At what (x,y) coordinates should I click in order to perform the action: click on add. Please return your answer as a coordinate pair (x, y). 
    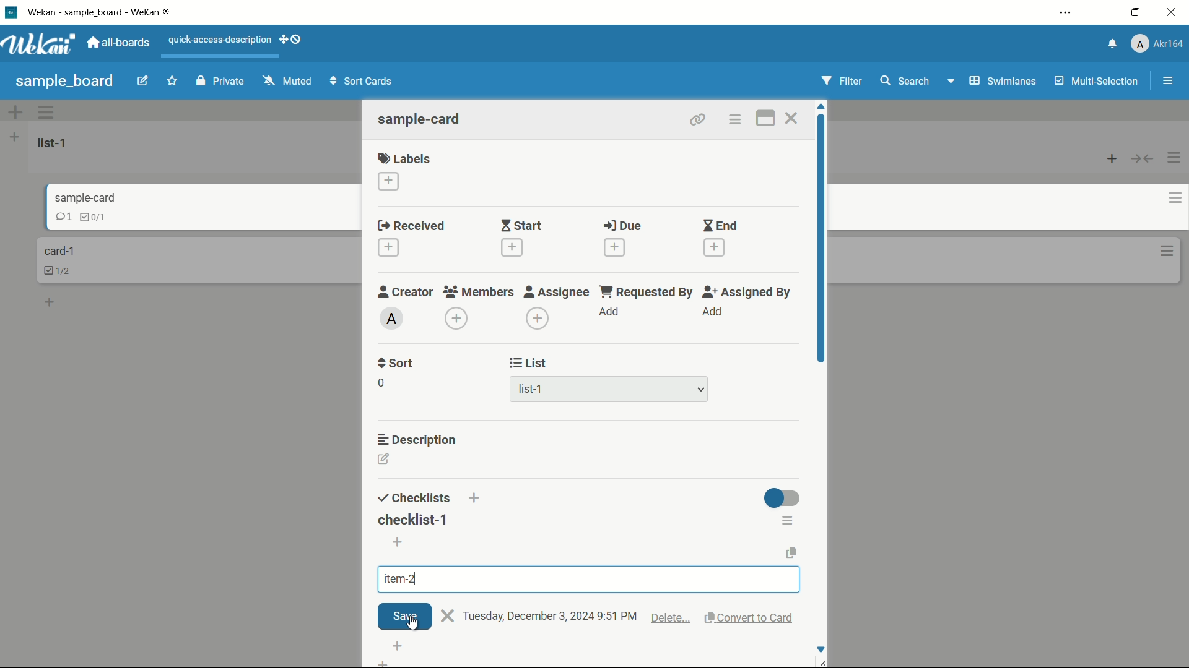
    Looking at the image, I should click on (397, 646).